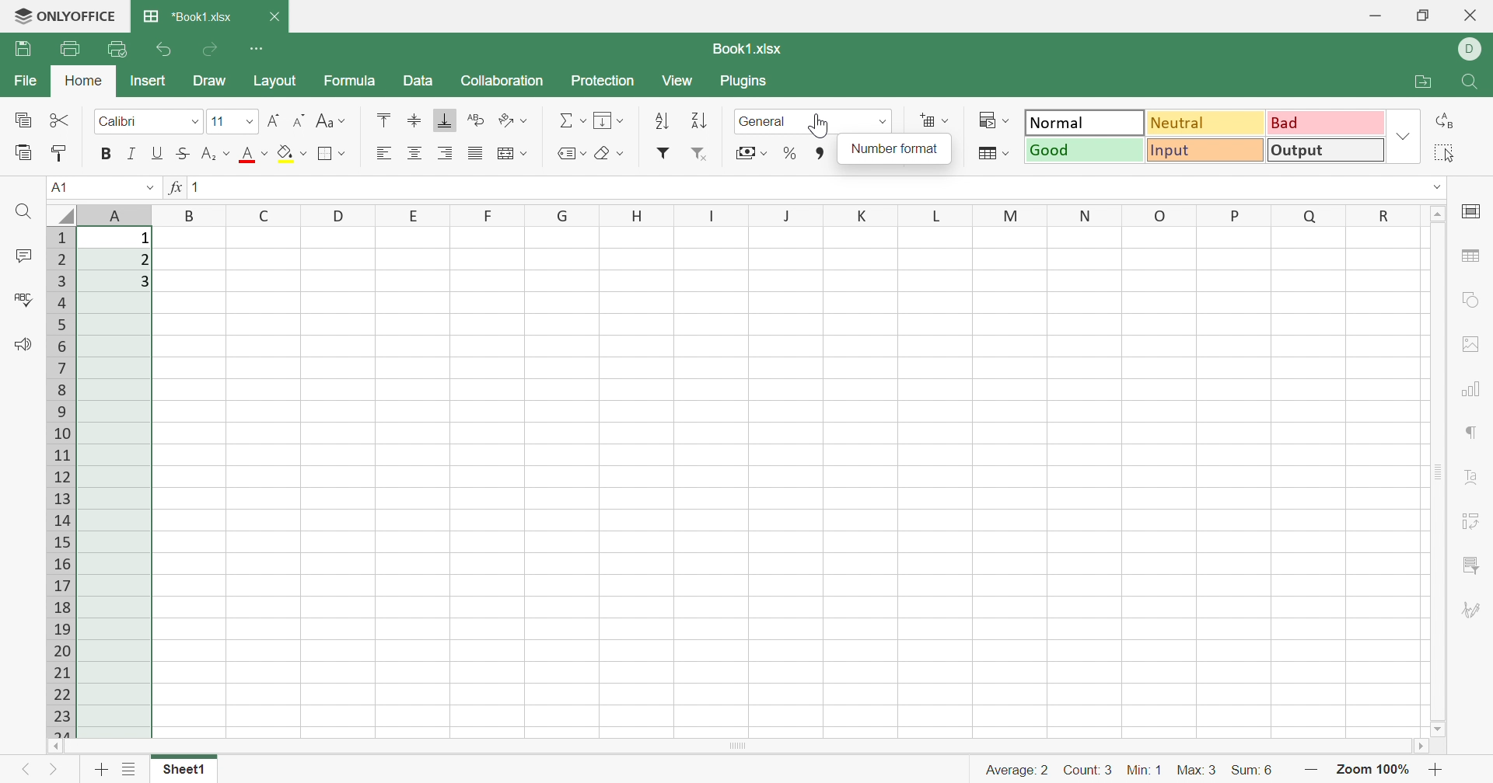  What do you see at coordinates (750, 155) in the screenshot?
I see `Accounting style` at bounding box center [750, 155].